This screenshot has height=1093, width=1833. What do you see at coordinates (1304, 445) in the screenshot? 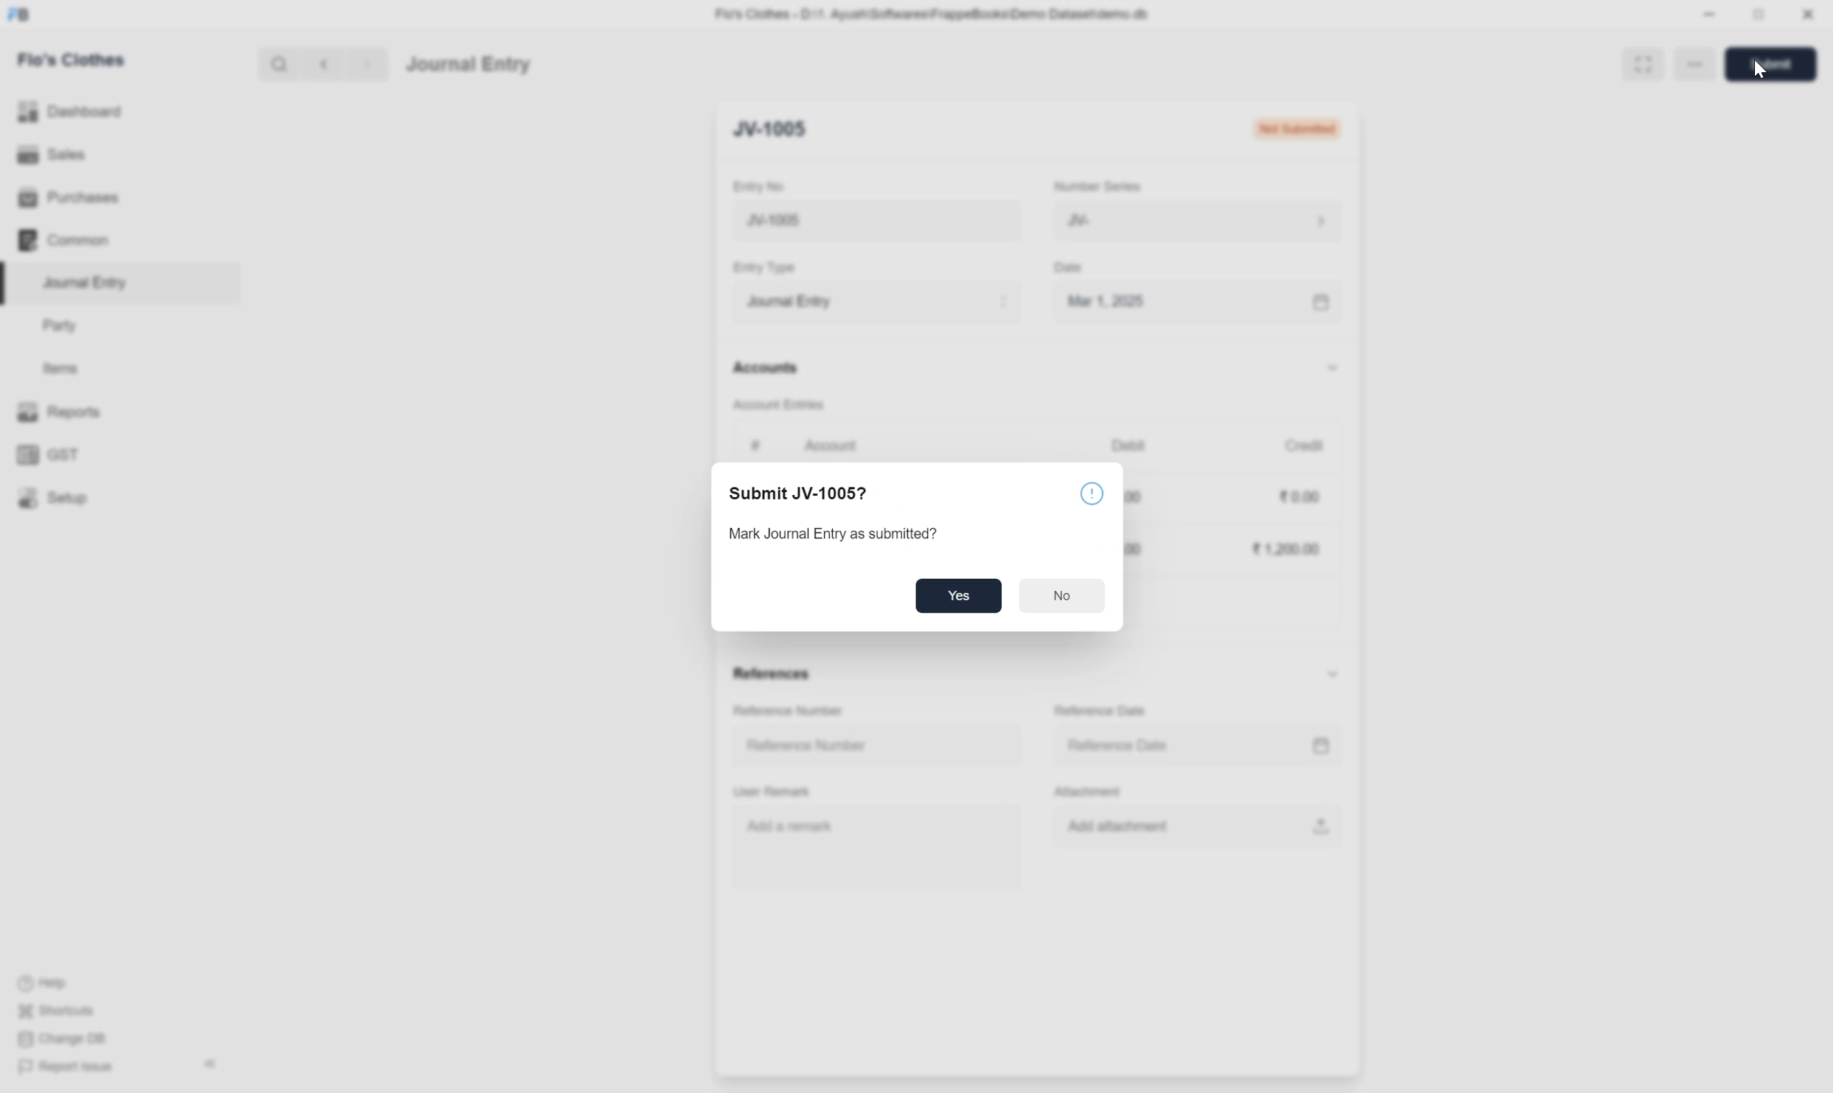
I see `Credit` at bounding box center [1304, 445].